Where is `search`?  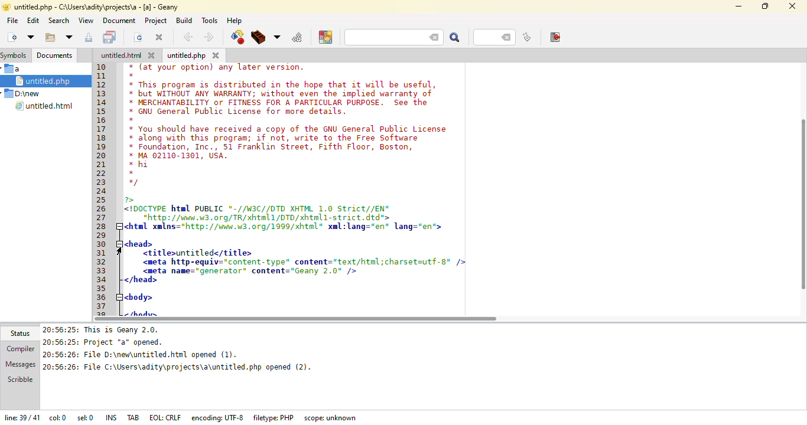 search is located at coordinates (455, 37).